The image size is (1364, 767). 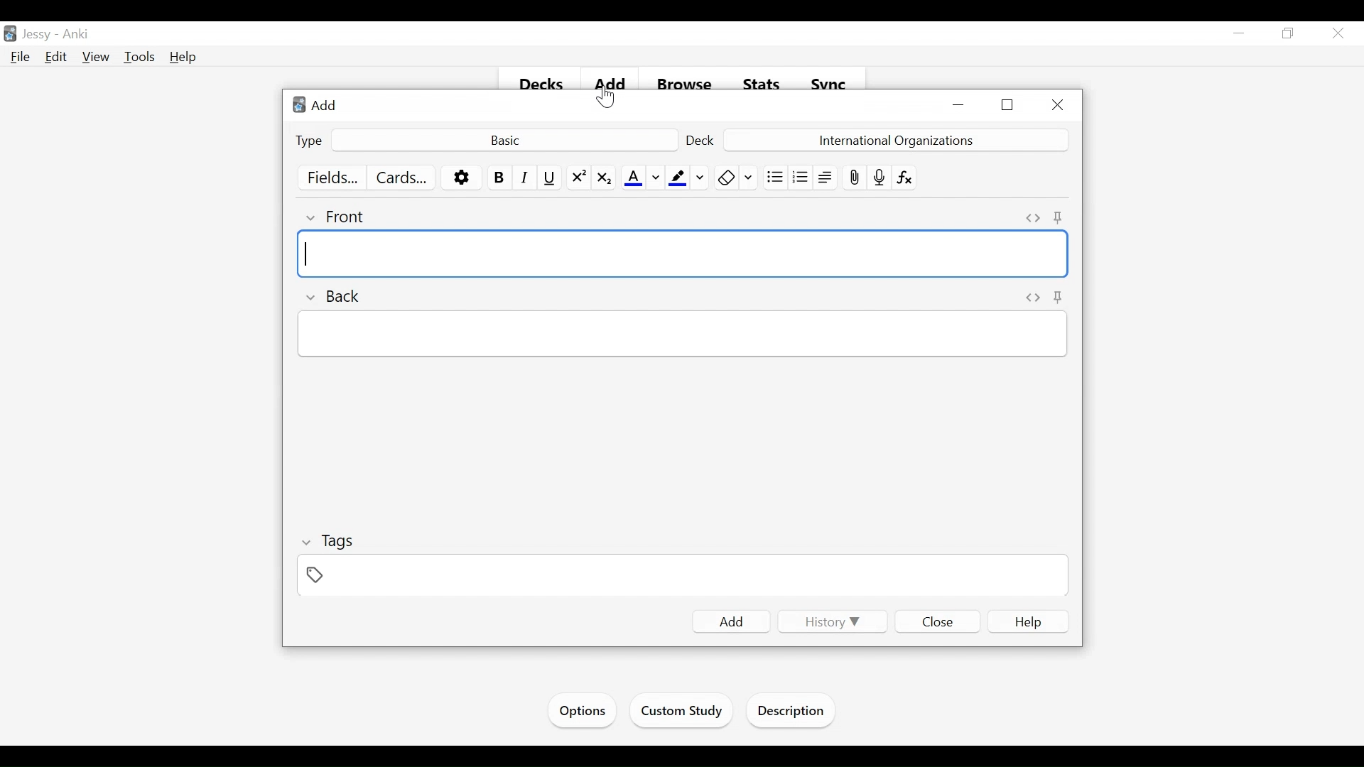 What do you see at coordinates (298, 105) in the screenshot?
I see `Anki Desktop Icon` at bounding box center [298, 105].